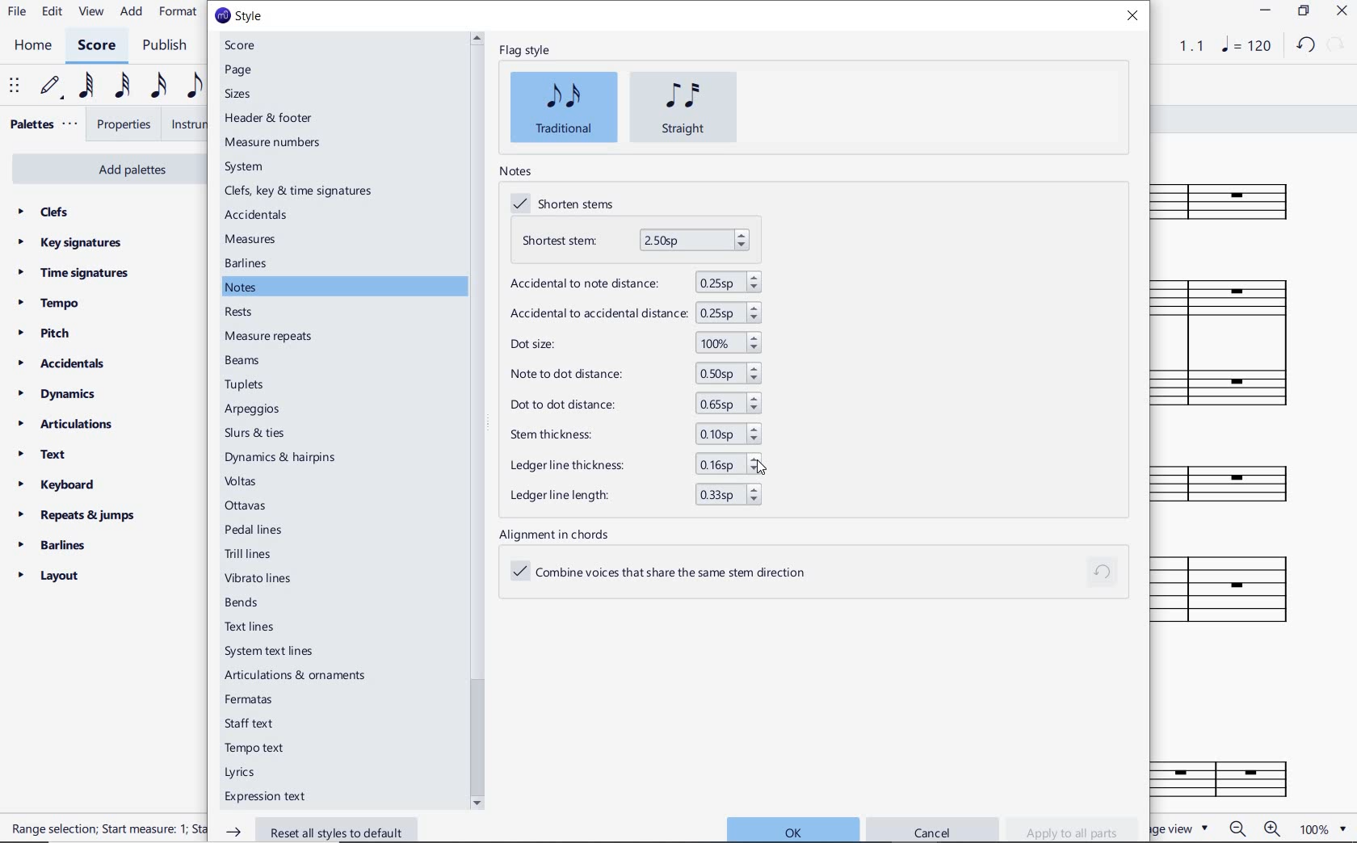 This screenshot has height=843, width=1357. Describe the element at coordinates (160, 89) in the screenshot. I see `16th note` at that location.